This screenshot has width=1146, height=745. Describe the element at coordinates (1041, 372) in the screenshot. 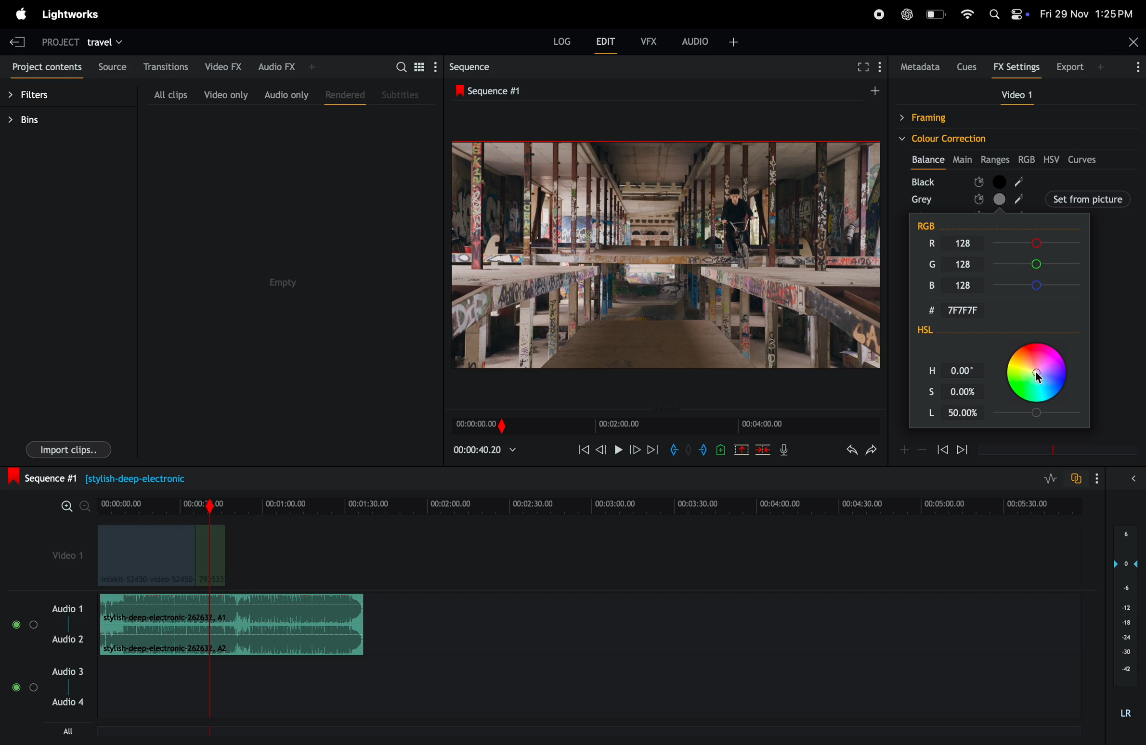

I see `Color Picker` at that location.